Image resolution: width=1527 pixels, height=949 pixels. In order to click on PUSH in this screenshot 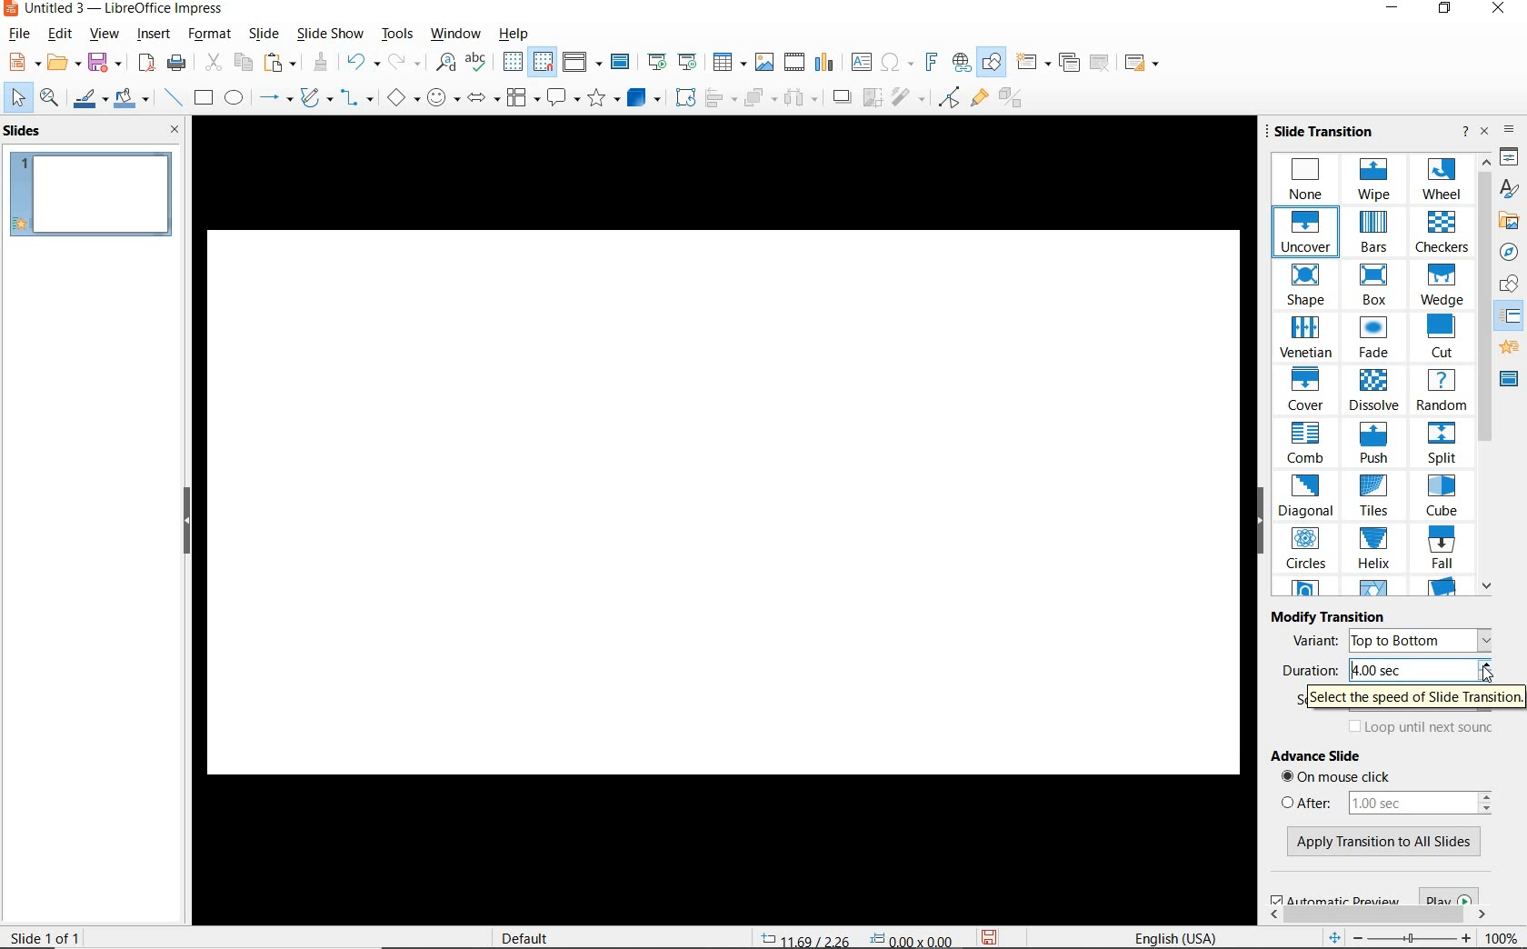, I will do `click(1375, 445)`.